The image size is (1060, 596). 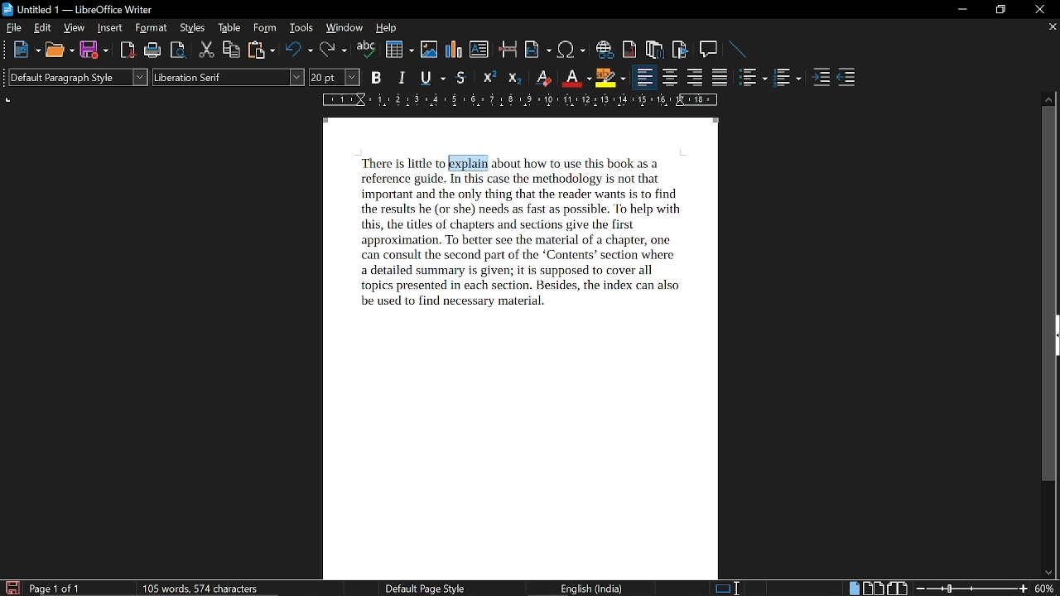 What do you see at coordinates (643, 77) in the screenshot?
I see `align left` at bounding box center [643, 77].